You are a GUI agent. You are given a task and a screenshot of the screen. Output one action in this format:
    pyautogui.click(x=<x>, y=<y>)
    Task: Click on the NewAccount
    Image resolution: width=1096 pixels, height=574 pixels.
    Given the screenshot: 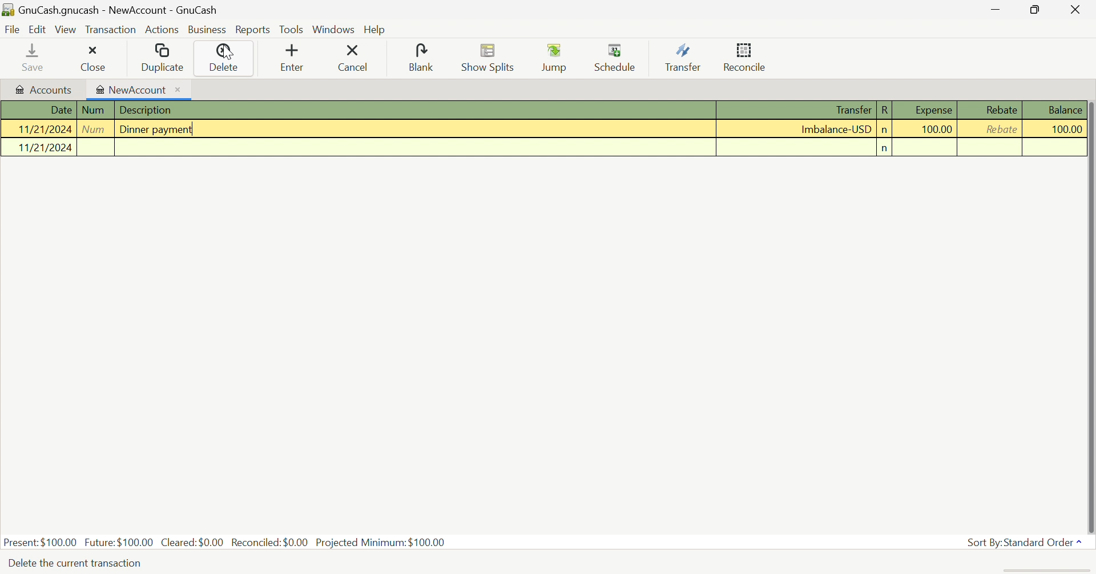 What is the action you would take?
    pyautogui.click(x=132, y=90)
    